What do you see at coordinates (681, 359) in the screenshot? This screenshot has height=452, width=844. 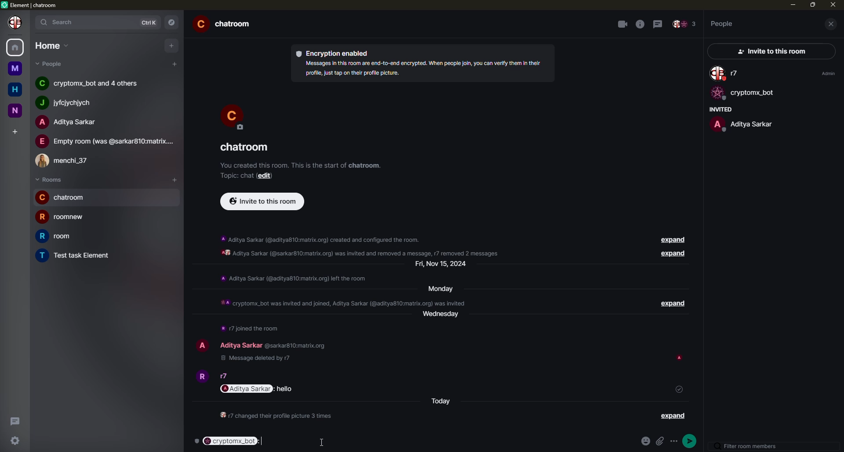 I see `seen` at bounding box center [681, 359].